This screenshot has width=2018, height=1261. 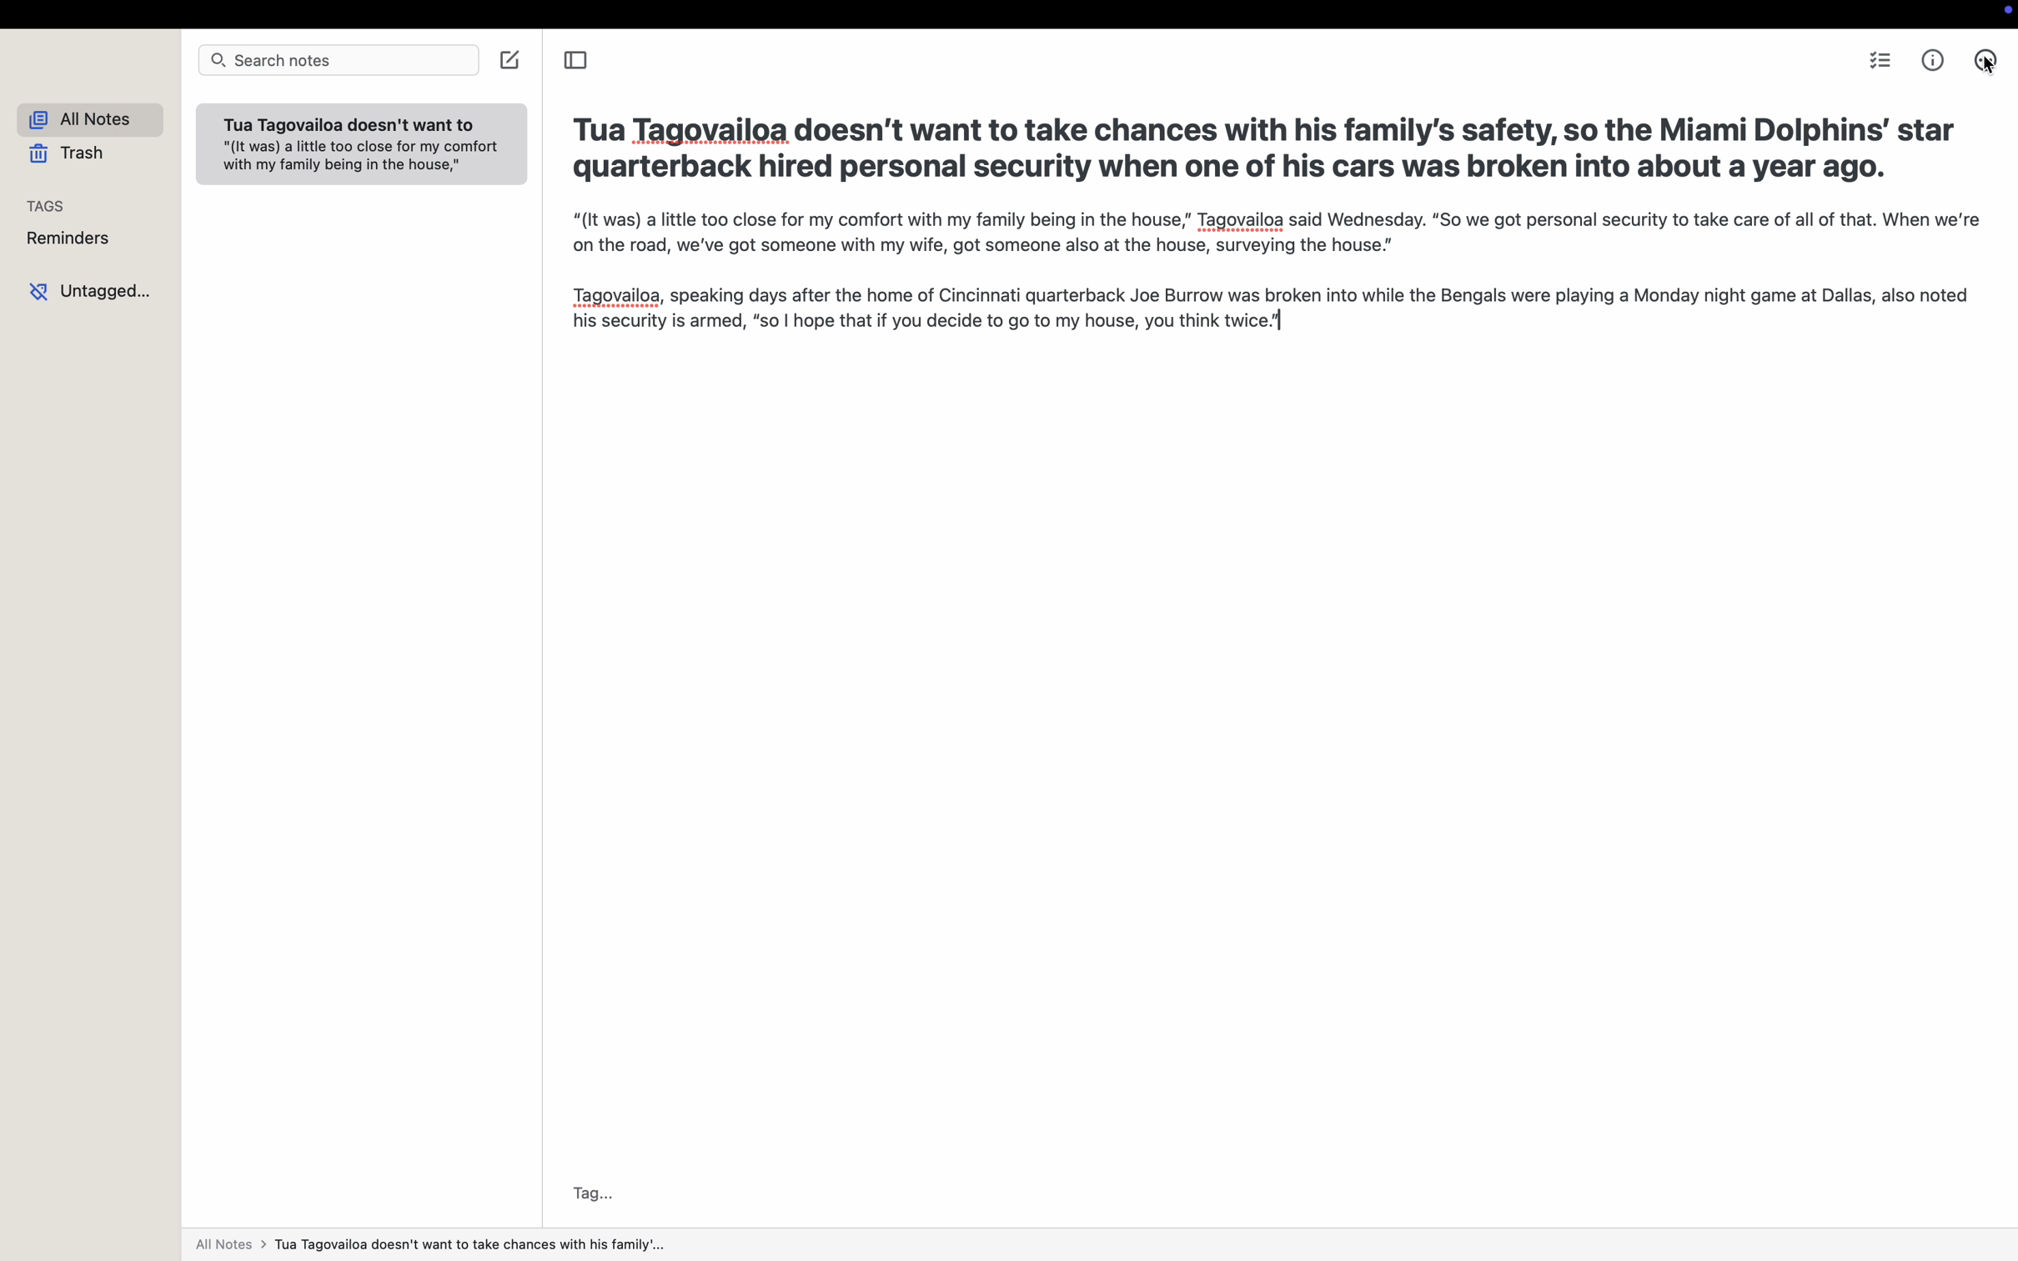 What do you see at coordinates (83, 118) in the screenshot?
I see `all notes` at bounding box center [83, 118].